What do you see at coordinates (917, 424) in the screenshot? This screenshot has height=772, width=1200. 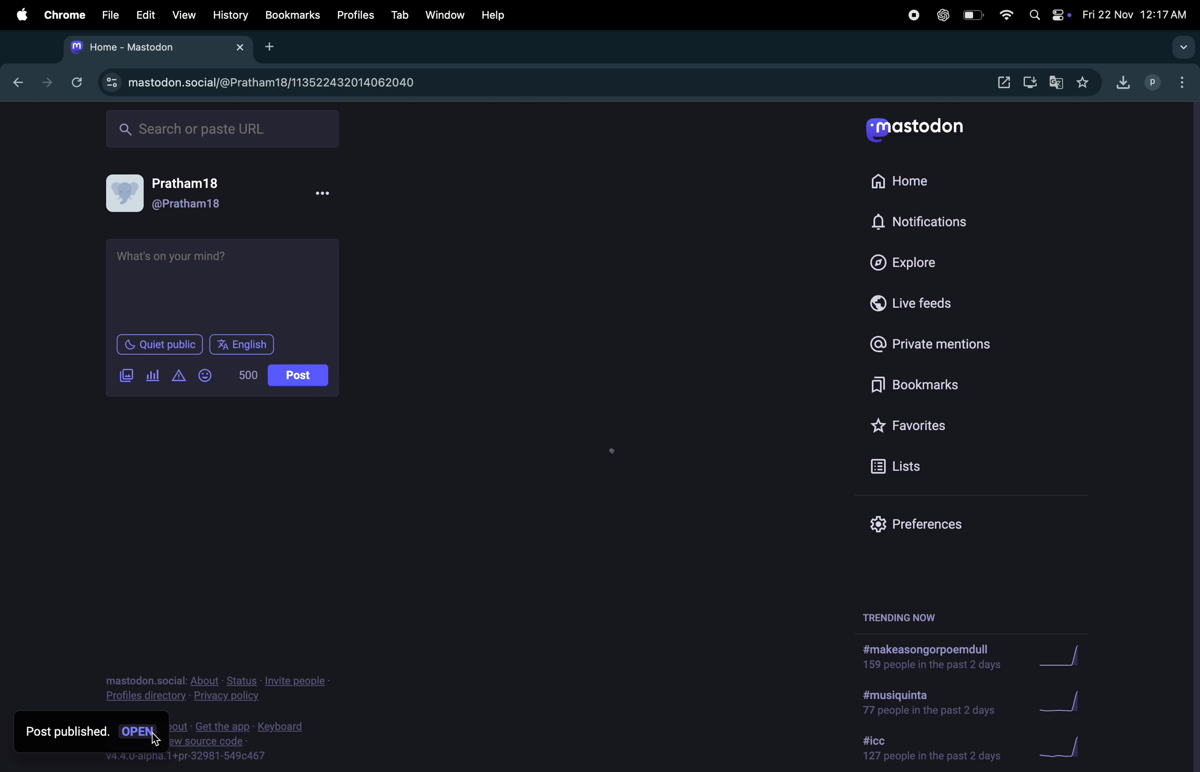 I see `favourites` at bounding box center [917, 424].